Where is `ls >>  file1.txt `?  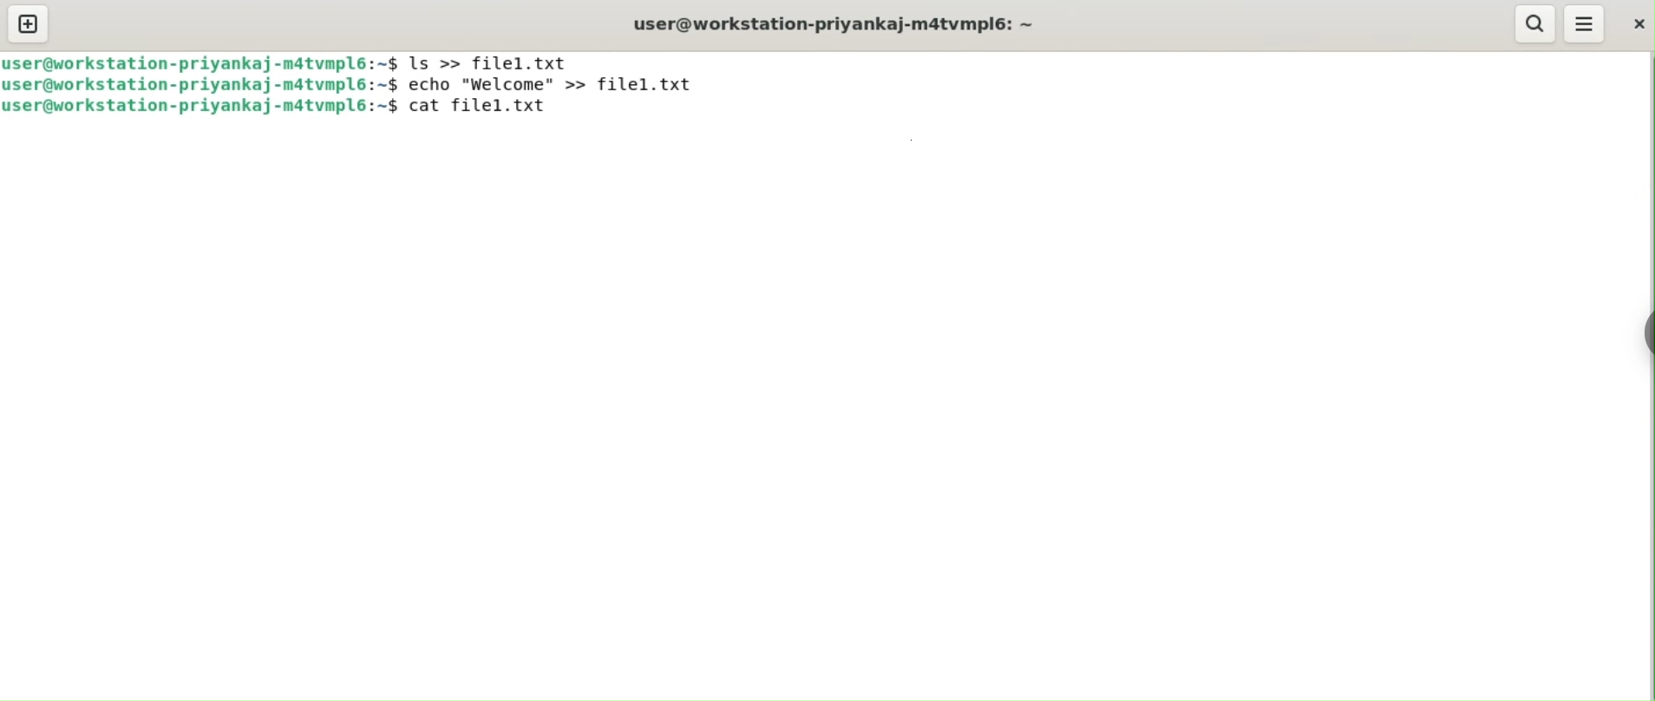 ls >>  file1.txt  is located at coordinates (490, 63).